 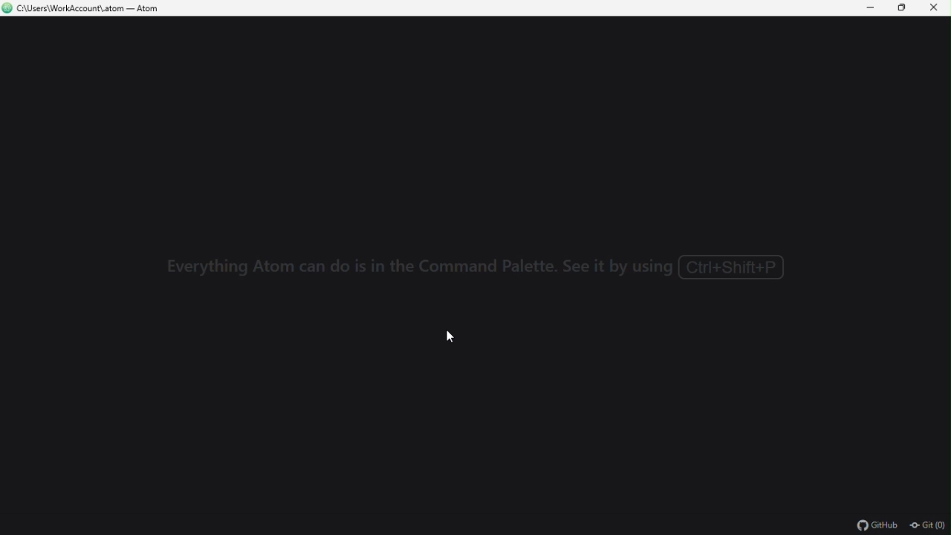 What do you see at coordinates (454, 338) in the screenshot?
I see `cursor` at bounding box center [454, 338].